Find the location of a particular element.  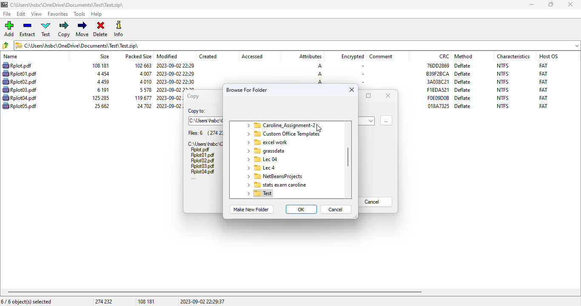

file is located at coordinates (20, 105).